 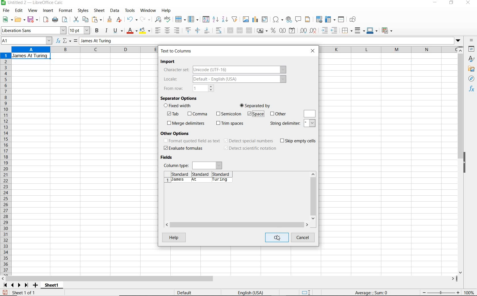 What do you see at coordinates (132, 31) in the screenshot?
I see `font color dark` at bounding box center [132, 31].